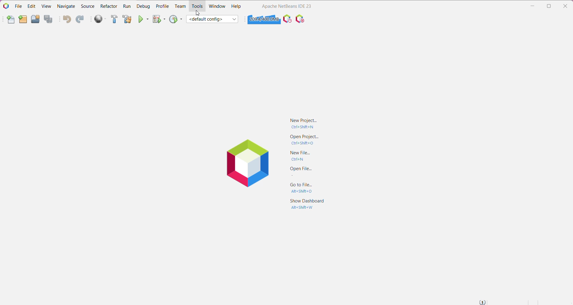 The width and height of the screenshot is (573, 305). Describe the element at coordinates (550, 6) in the screenshot. I see `Restore Down` at that location.